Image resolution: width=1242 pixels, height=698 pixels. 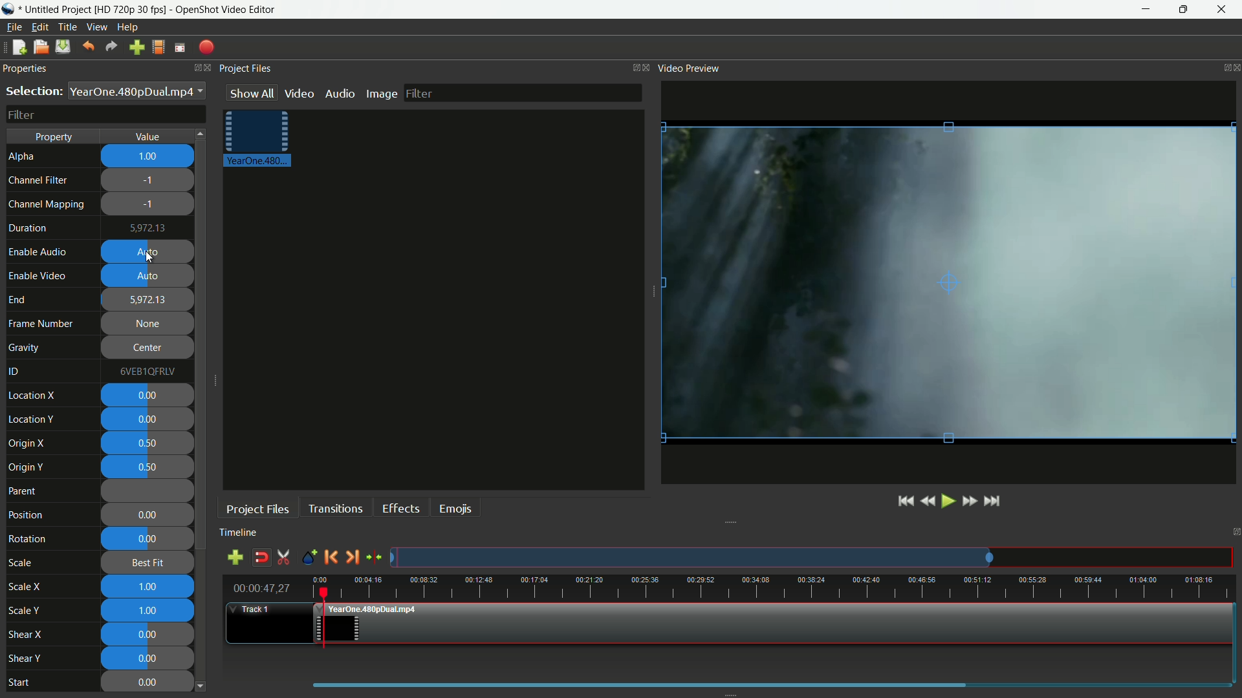 What do you see at coordinates (63, 47) in the screenshot?
I see `save file` at bounding box center [63, 47].